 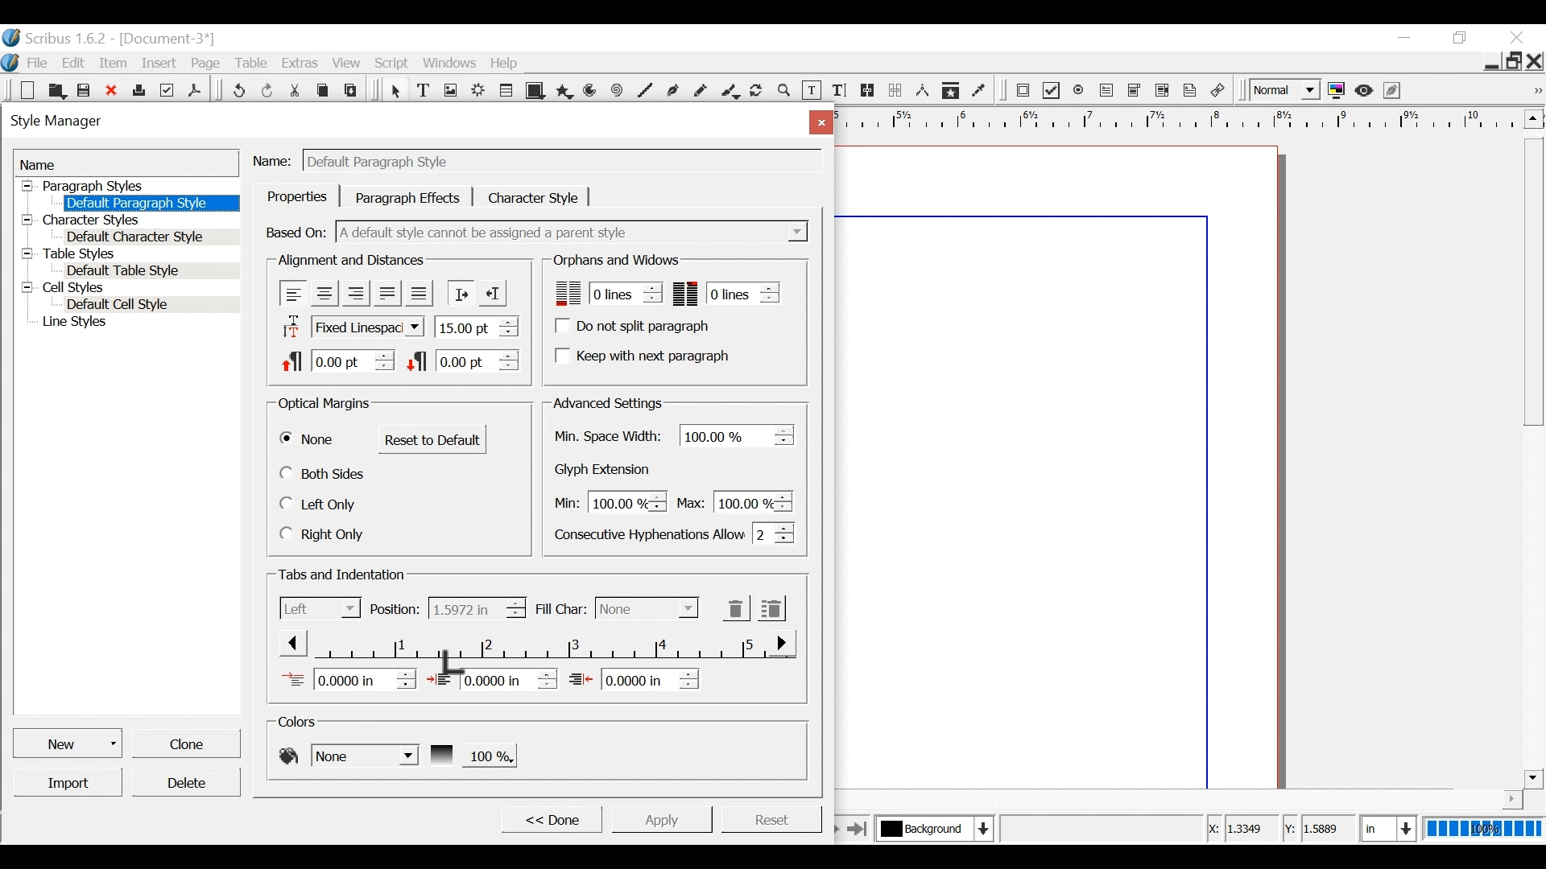 I want to click on Preview mode, so click(x=1366, y=90).